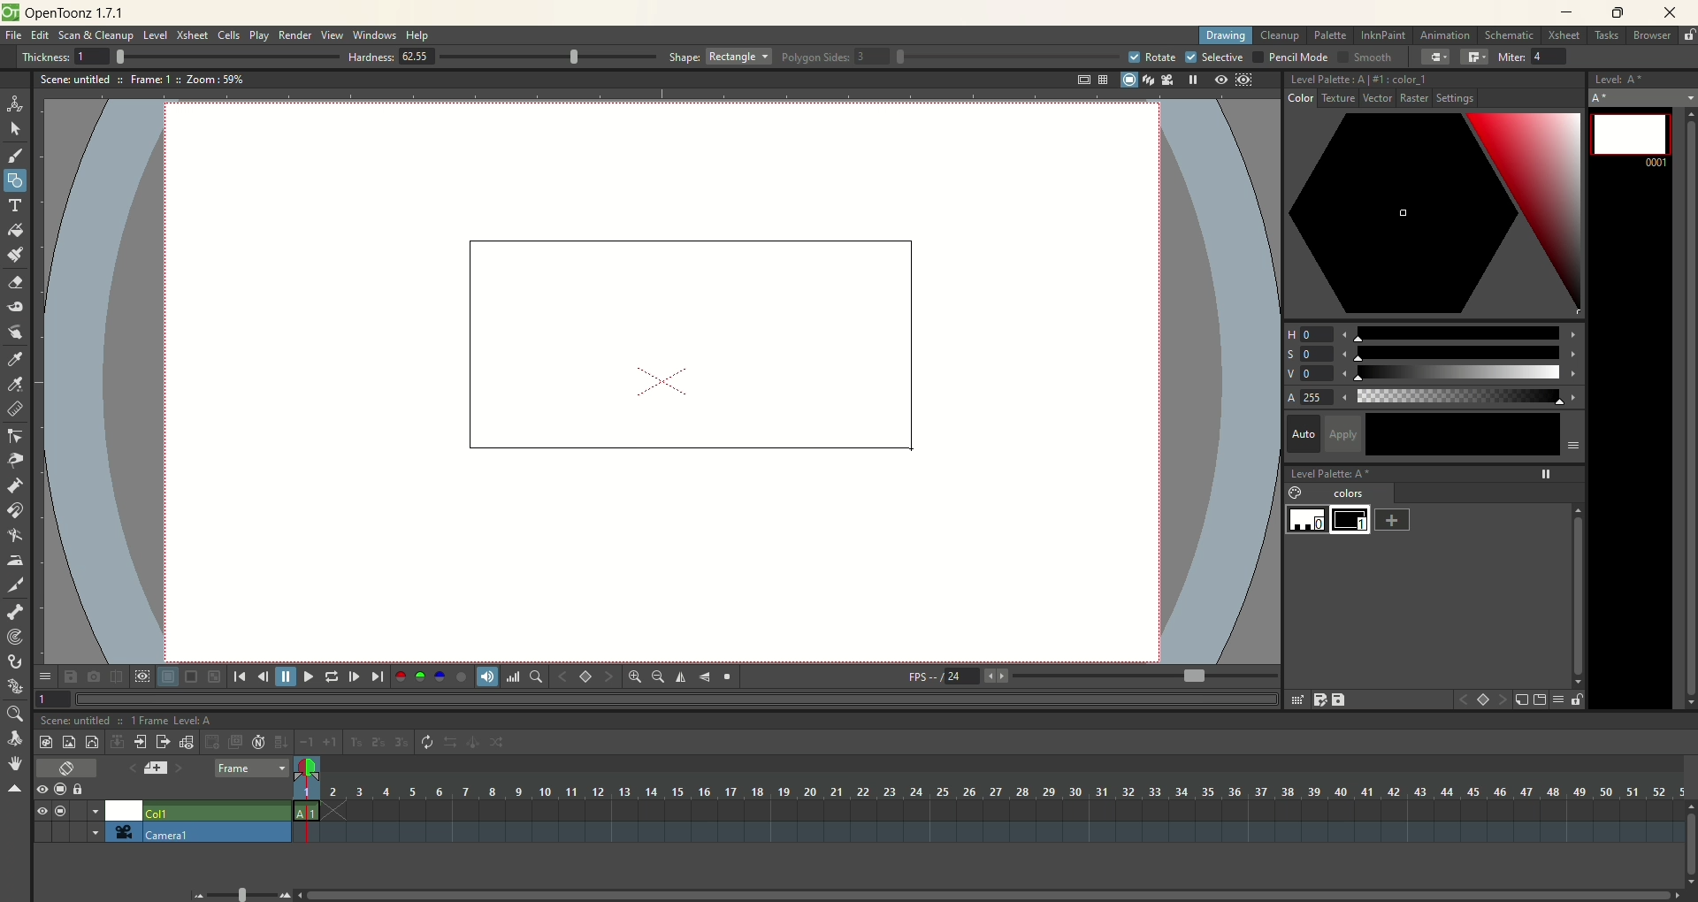 The height and width of the screenshot is (902, 1698). What do you see at coordinates (214, 742) in the screenshot?
I see `create blank drawing` at bounding box center [214, 742].